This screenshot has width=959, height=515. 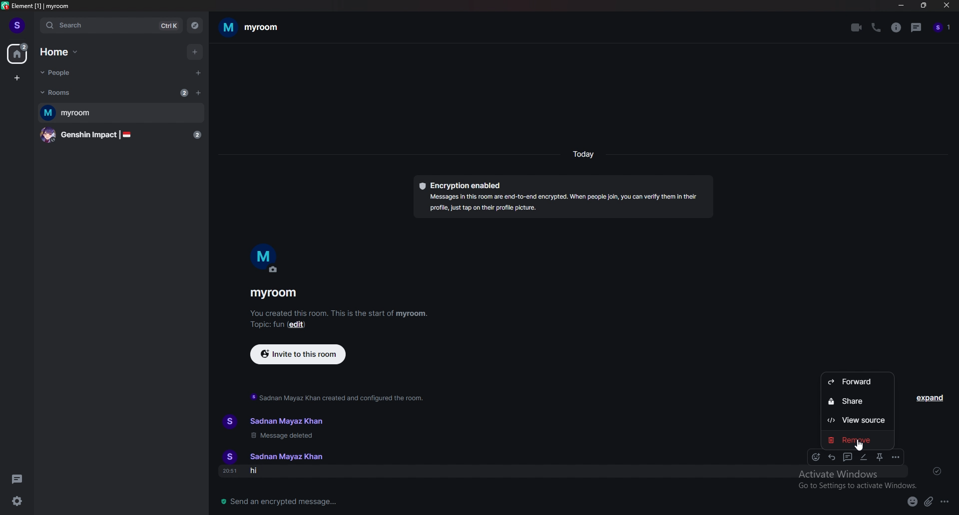 What do you see at coordinates (931, 398) in the screenshot?
I see `expand` at bounding box center [931, 398].